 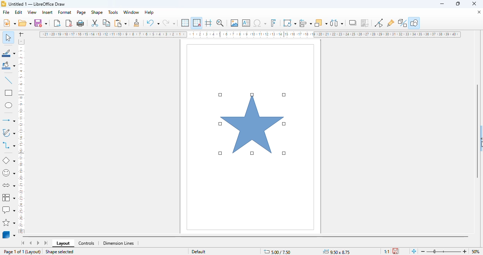 What do you see at coordinates (8, 133) in the screenshot?
I see `curves and polygons` at bounding box center [8, 133].